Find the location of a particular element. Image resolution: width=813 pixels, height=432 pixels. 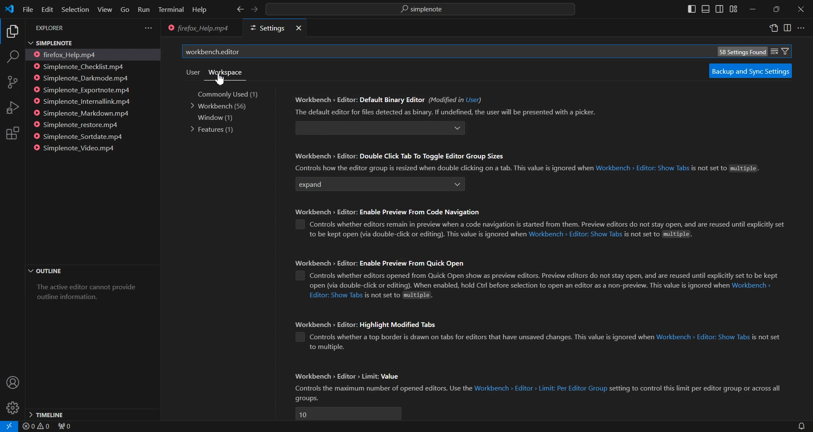

Minimize is located at coordinates (752, 10).